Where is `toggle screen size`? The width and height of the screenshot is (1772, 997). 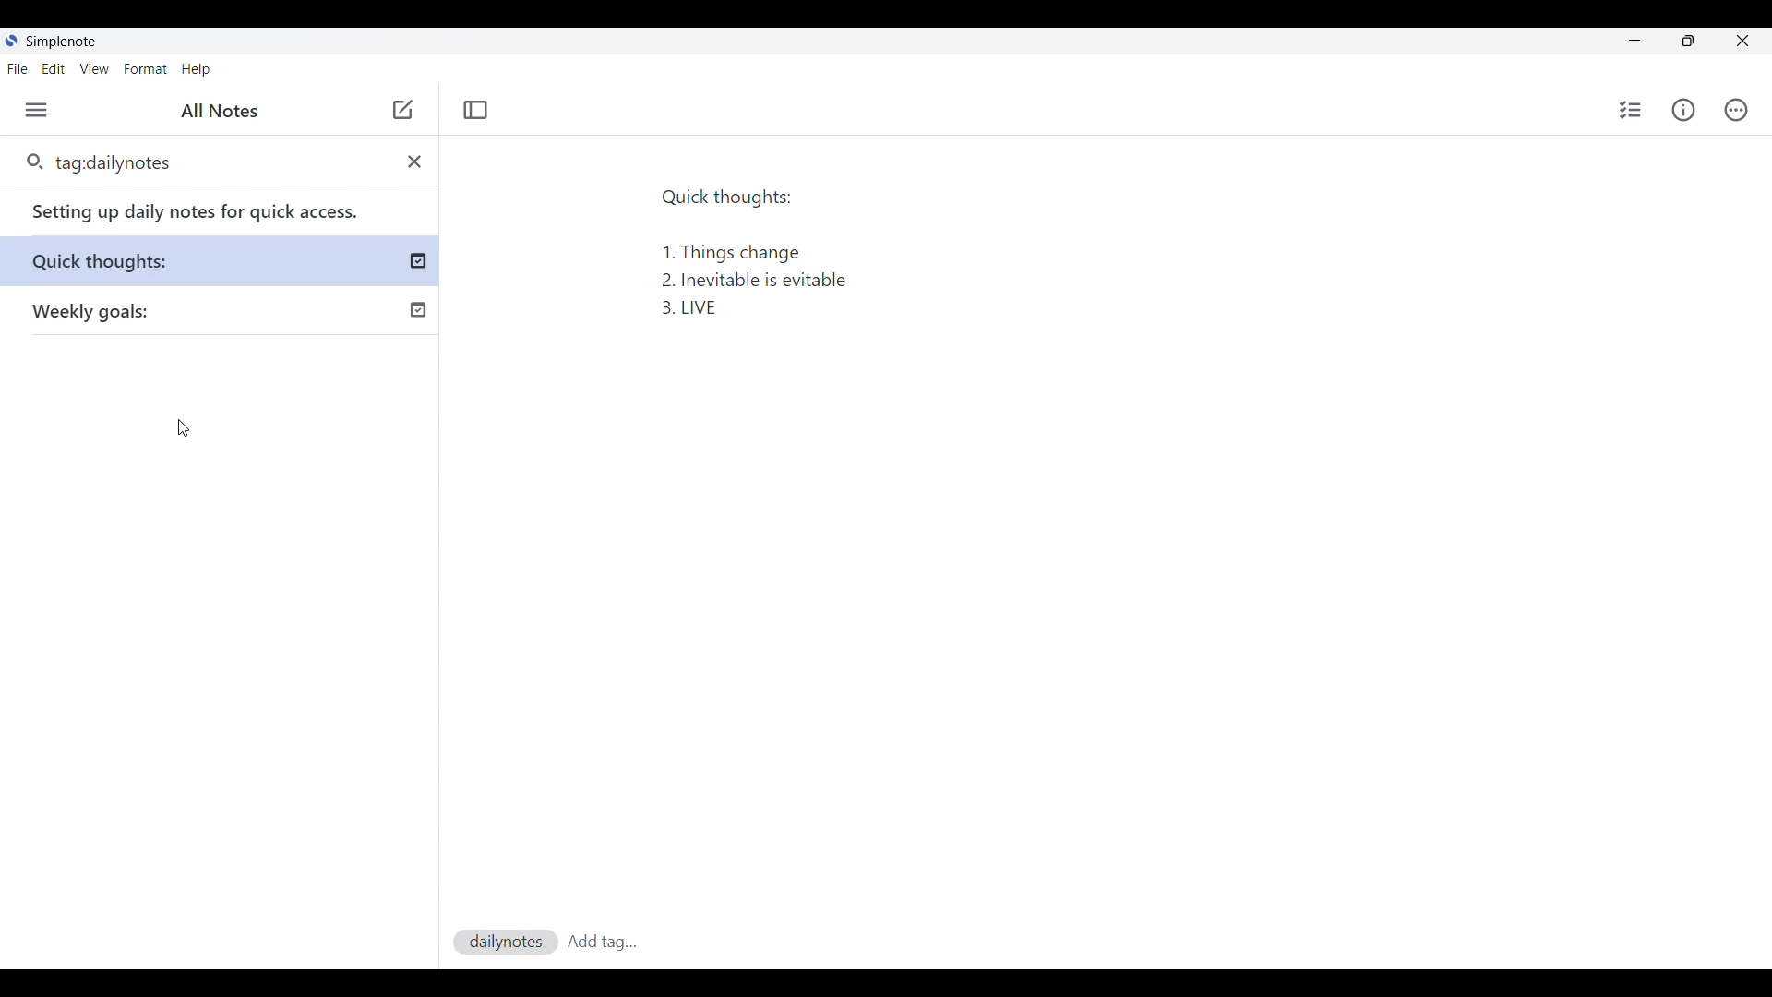
toggle screen size is located at coordinates (1688, 41).